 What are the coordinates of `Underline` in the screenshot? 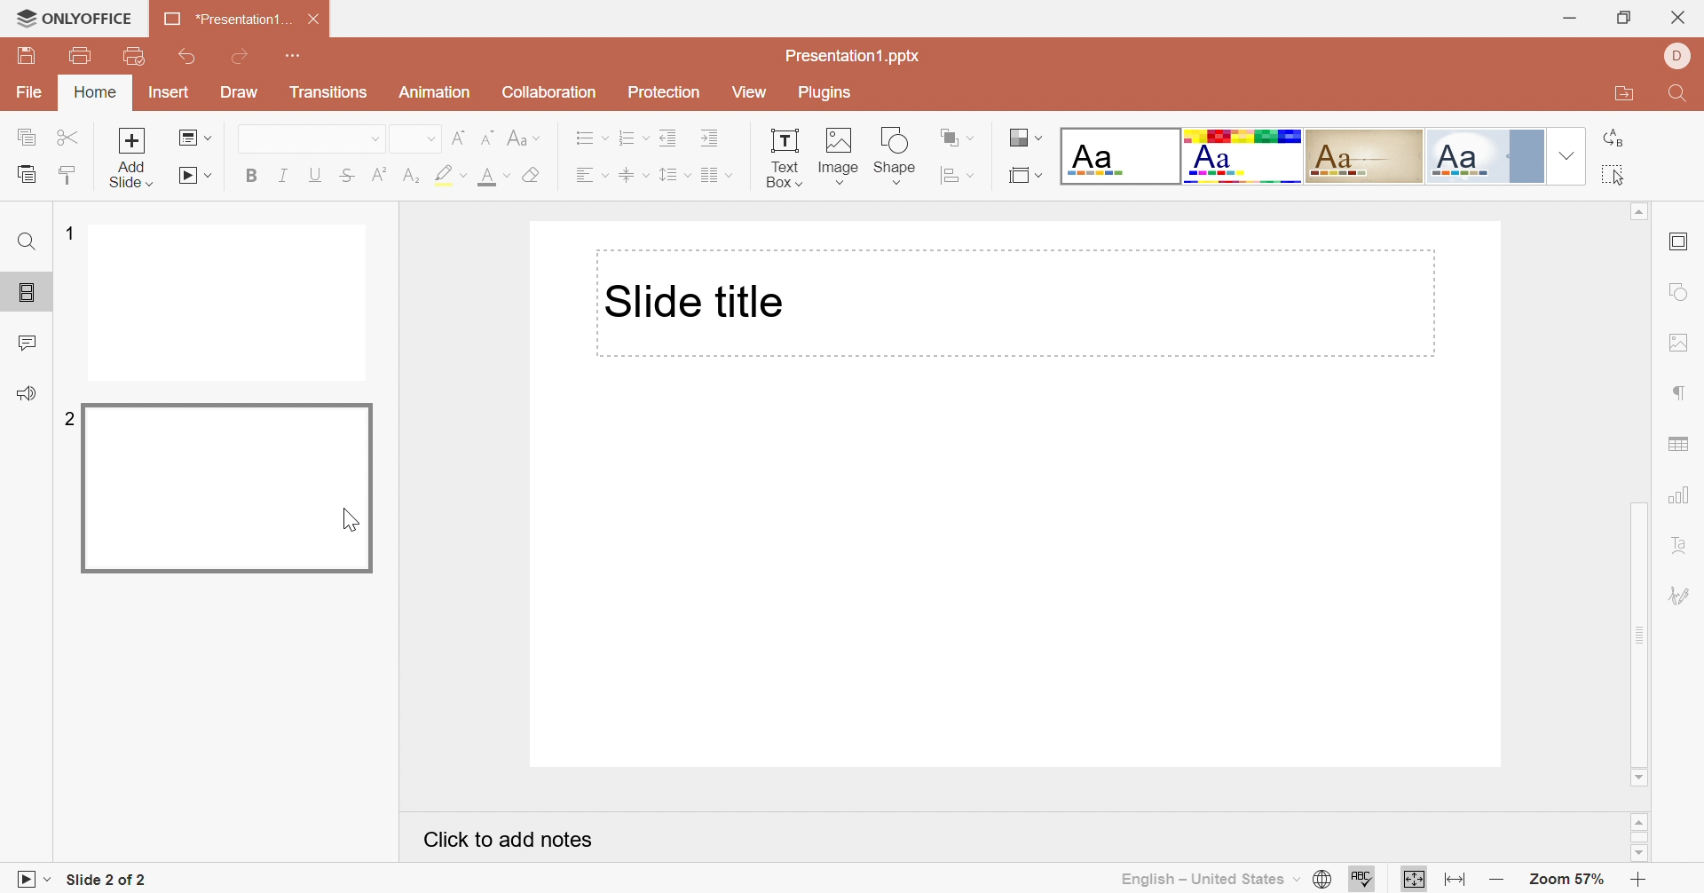 It's located at (314, 175).